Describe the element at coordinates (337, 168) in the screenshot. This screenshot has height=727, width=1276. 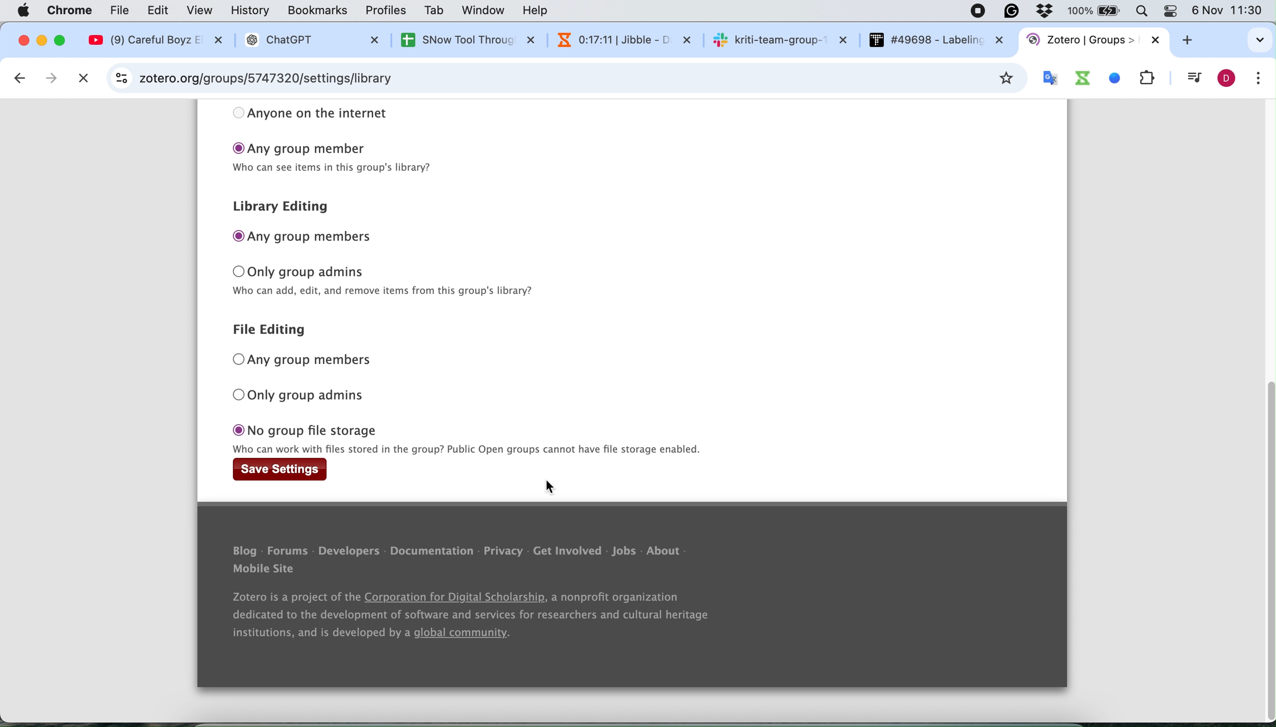
I see `text` at that location.